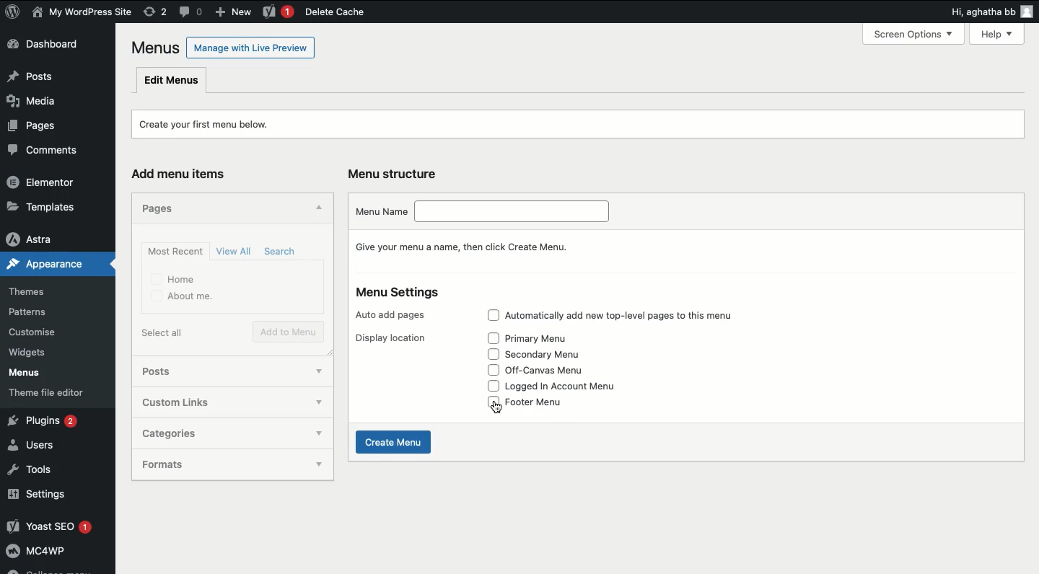 The image size is (1039, 574). Describe the element at coordinates (323, 467) in the screenshot. I see `Check box` at that location.